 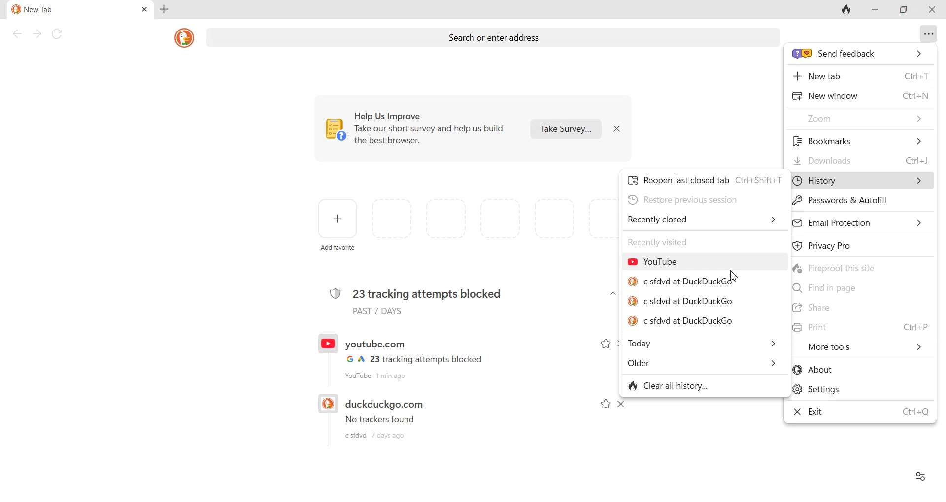 I want to click on Add new tab, so click(x=164, y=9).